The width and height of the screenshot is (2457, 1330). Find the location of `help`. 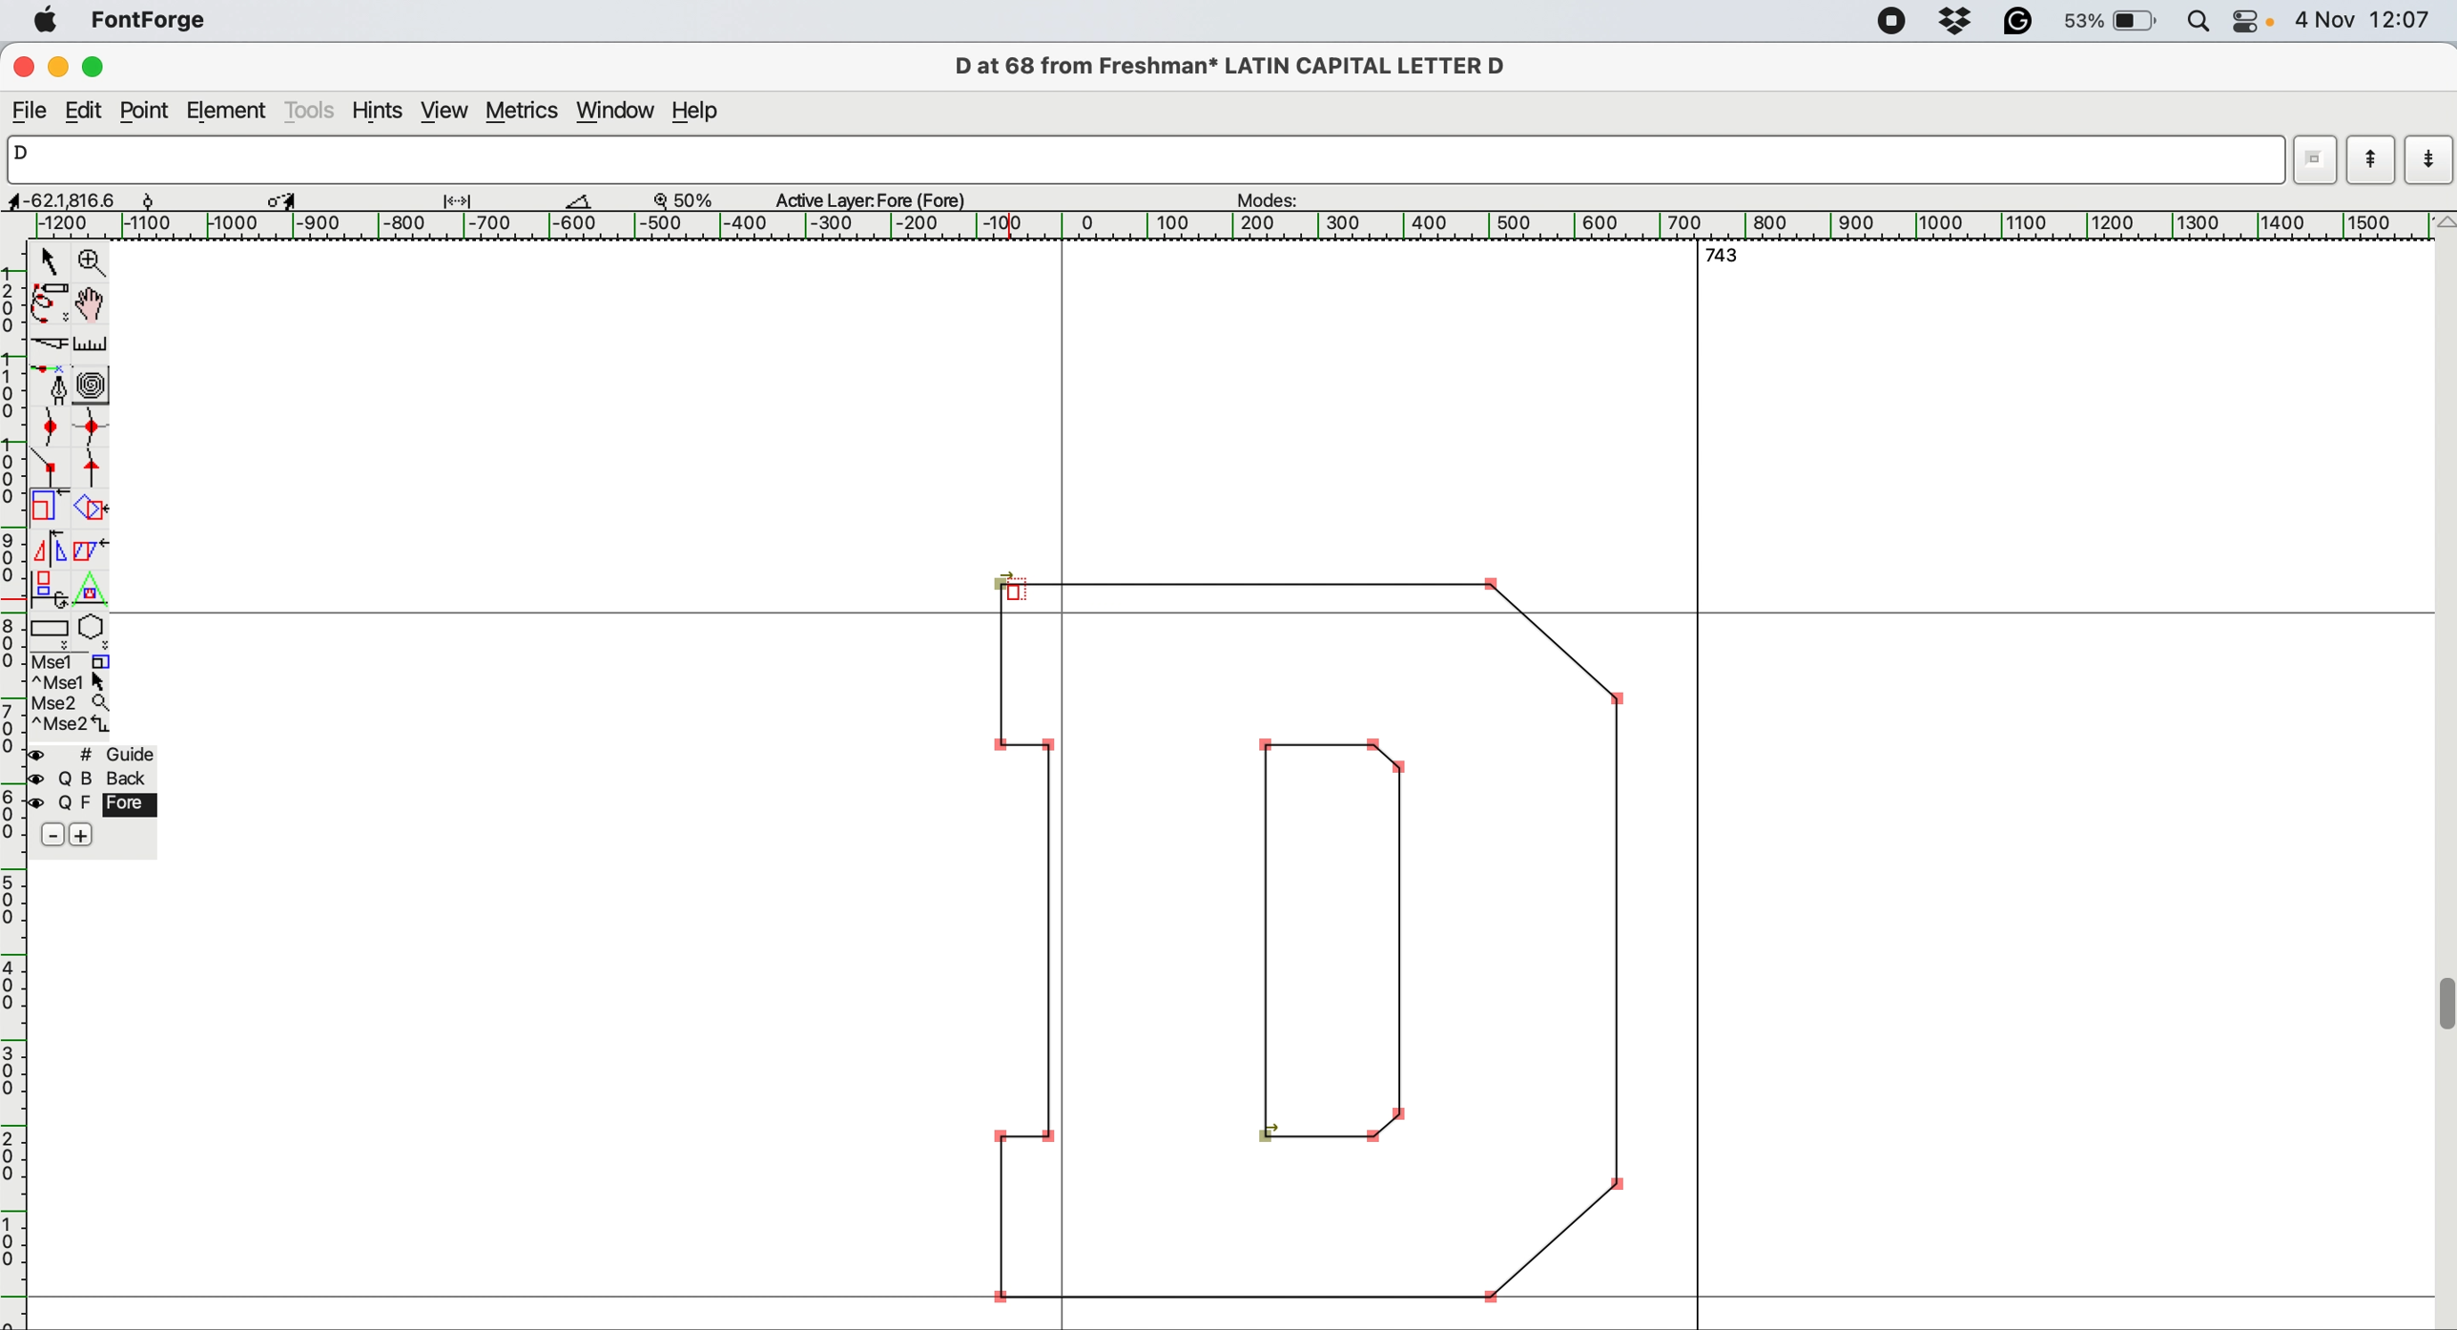

help is located at coordinates (704, 114).